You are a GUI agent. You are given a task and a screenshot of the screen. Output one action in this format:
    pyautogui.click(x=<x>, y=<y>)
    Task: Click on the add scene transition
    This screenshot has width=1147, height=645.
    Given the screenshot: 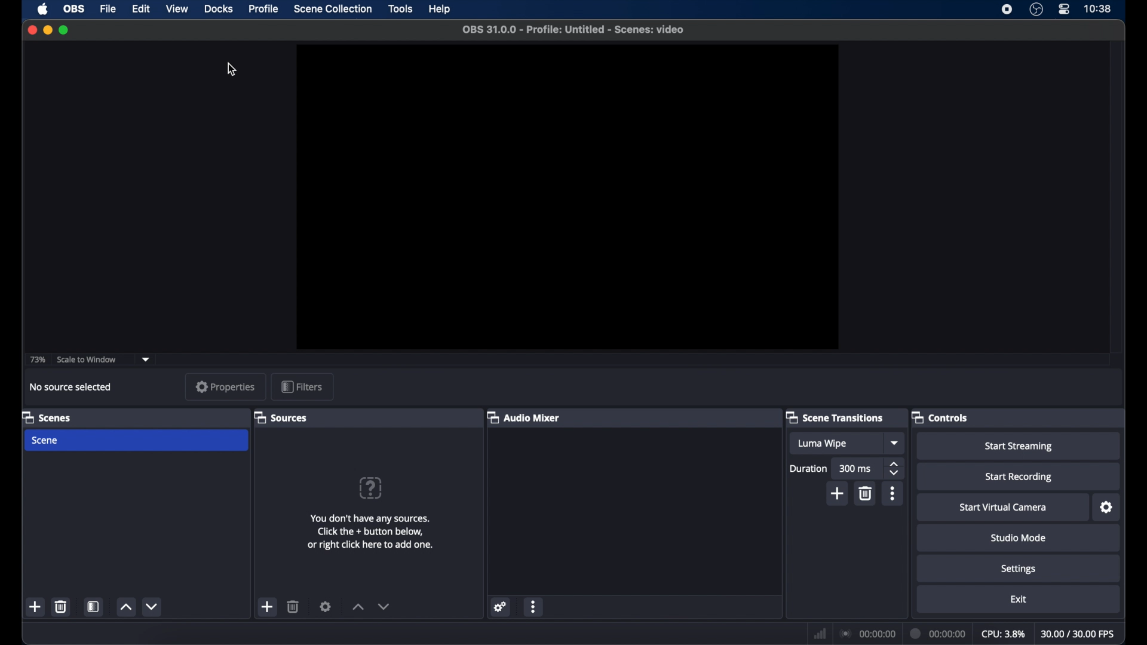 What is the action you would take?
    pyautogui.click(x=836, y=494)
    